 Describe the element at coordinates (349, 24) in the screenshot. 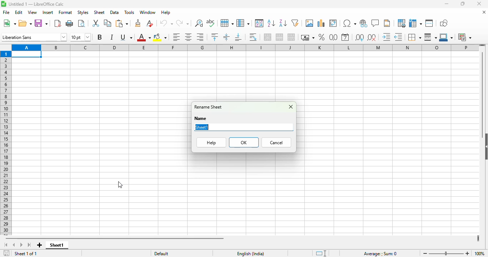

I see `insert special characters` at that location.